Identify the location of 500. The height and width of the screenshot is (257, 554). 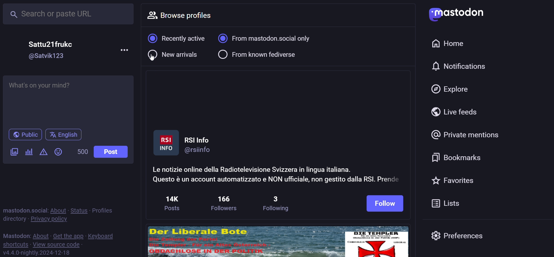
(82, 151).